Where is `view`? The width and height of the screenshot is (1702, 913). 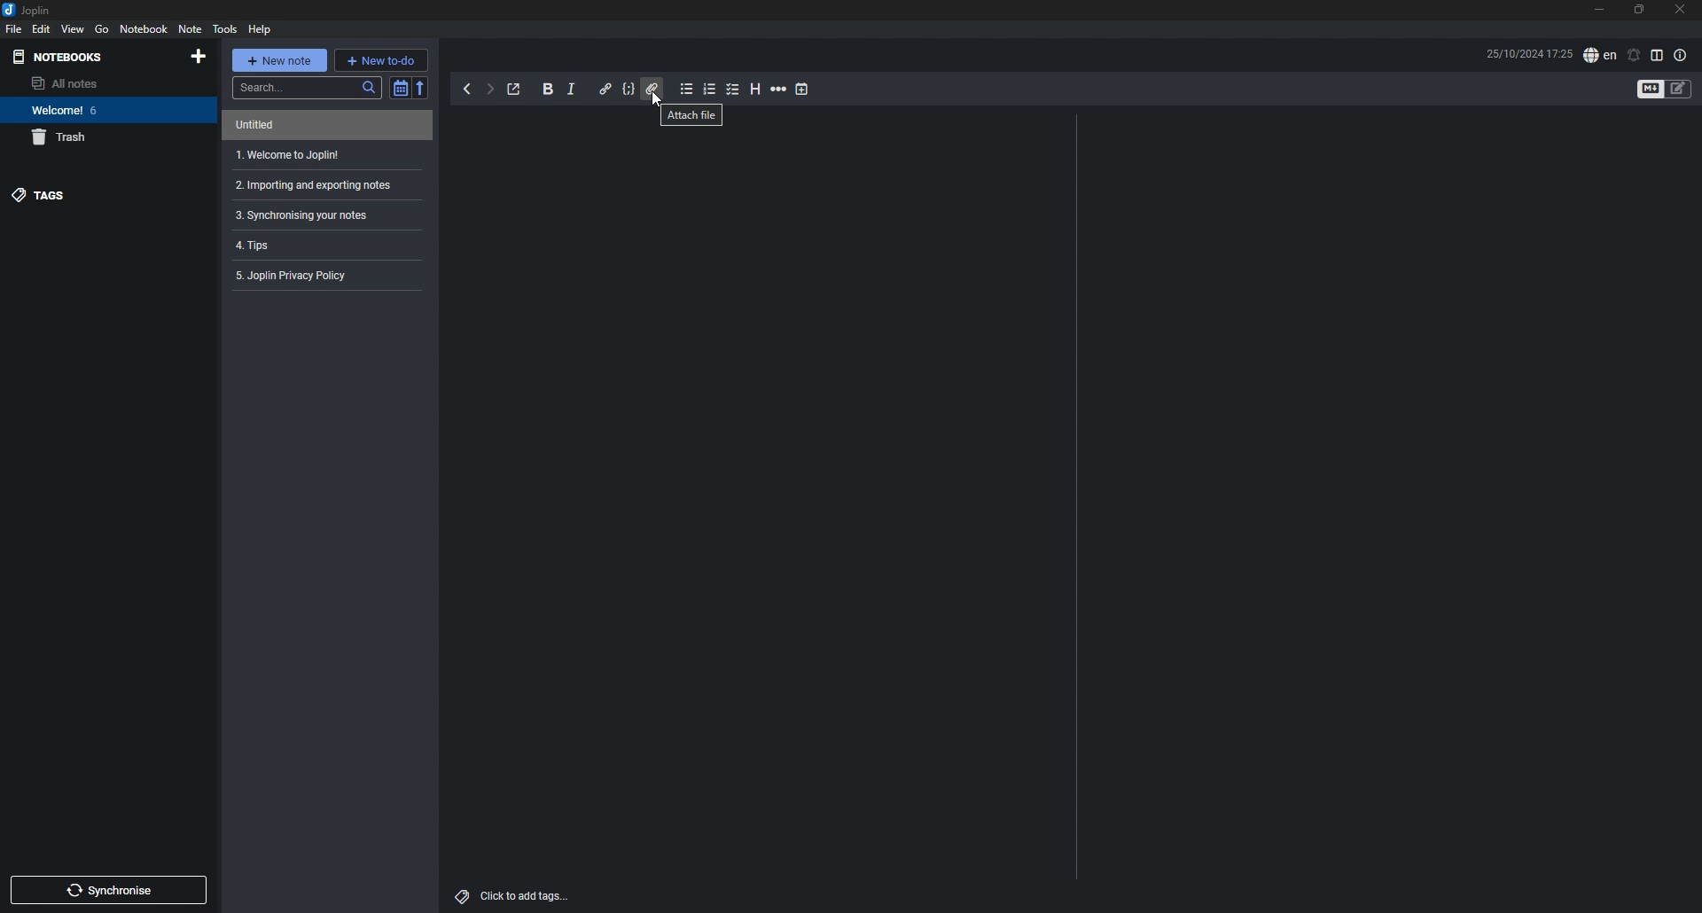
view is located at coordinates (74, 28).